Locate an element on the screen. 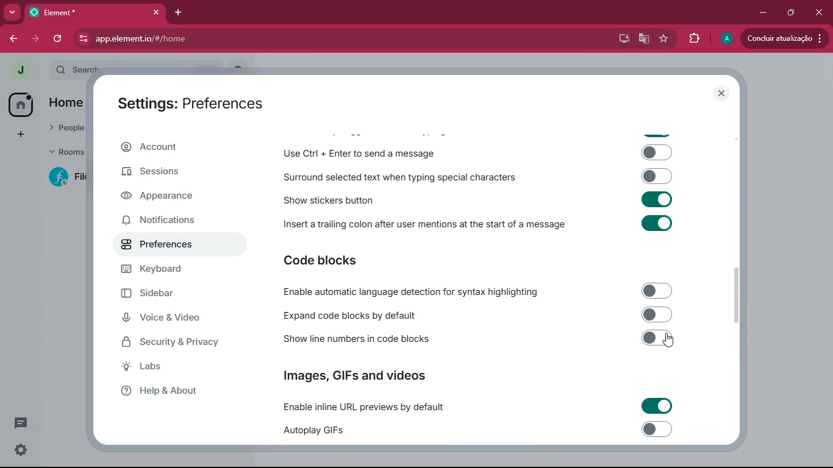  close is located at coordinates (723, 94).